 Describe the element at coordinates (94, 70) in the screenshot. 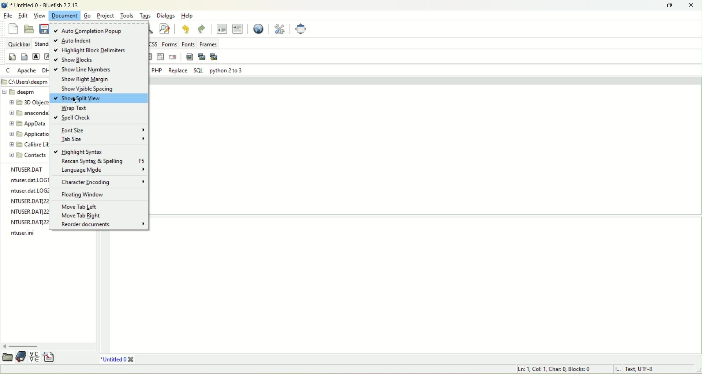

I see `show line numbers` at that location.